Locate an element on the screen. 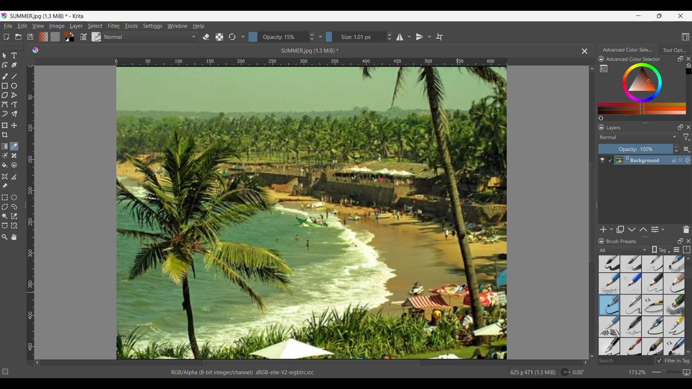 This screenshot has height=389, width=692. Filter menu is located at coordinates (114, 26).